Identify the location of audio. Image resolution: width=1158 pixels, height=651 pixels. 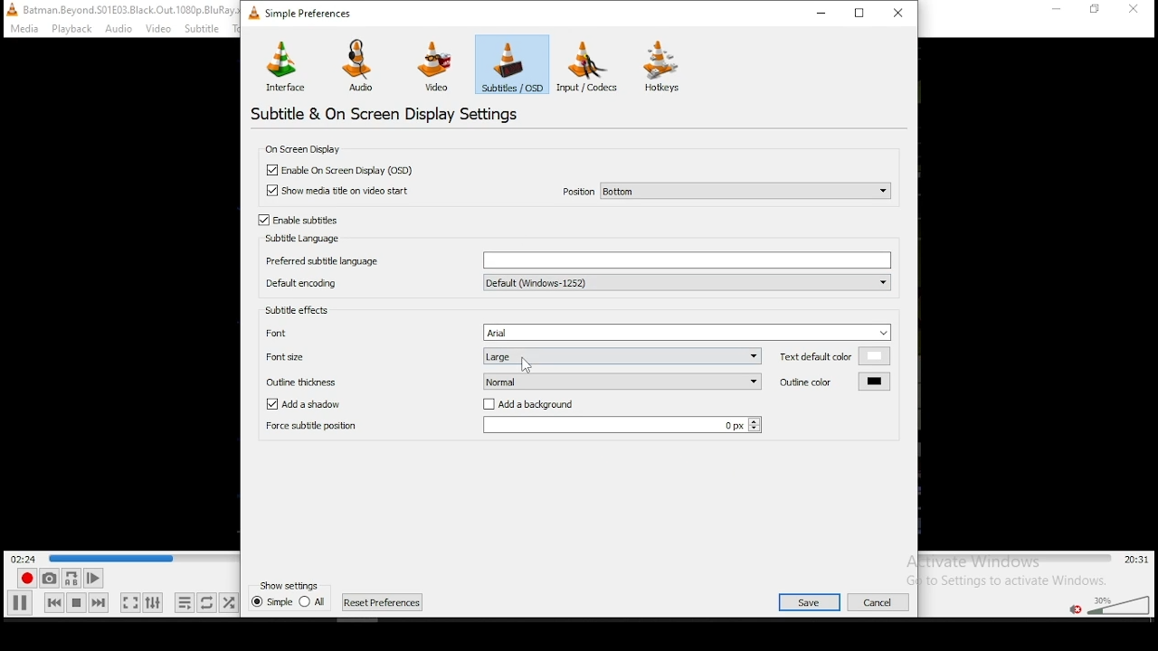
(364, 67).